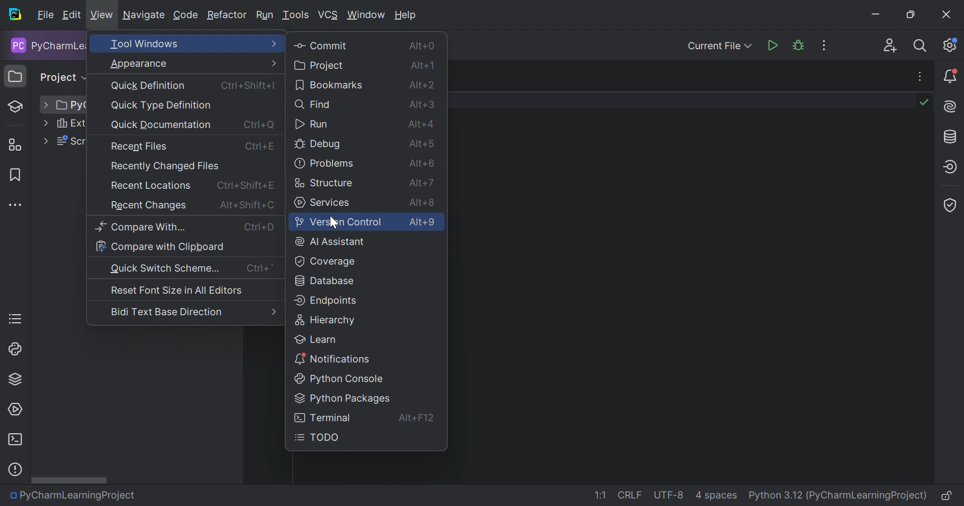 This screenshot has height=506, width=964. Describe the element at coordinates (331, 357) in the screenshot. I see `Notifications` at that location.